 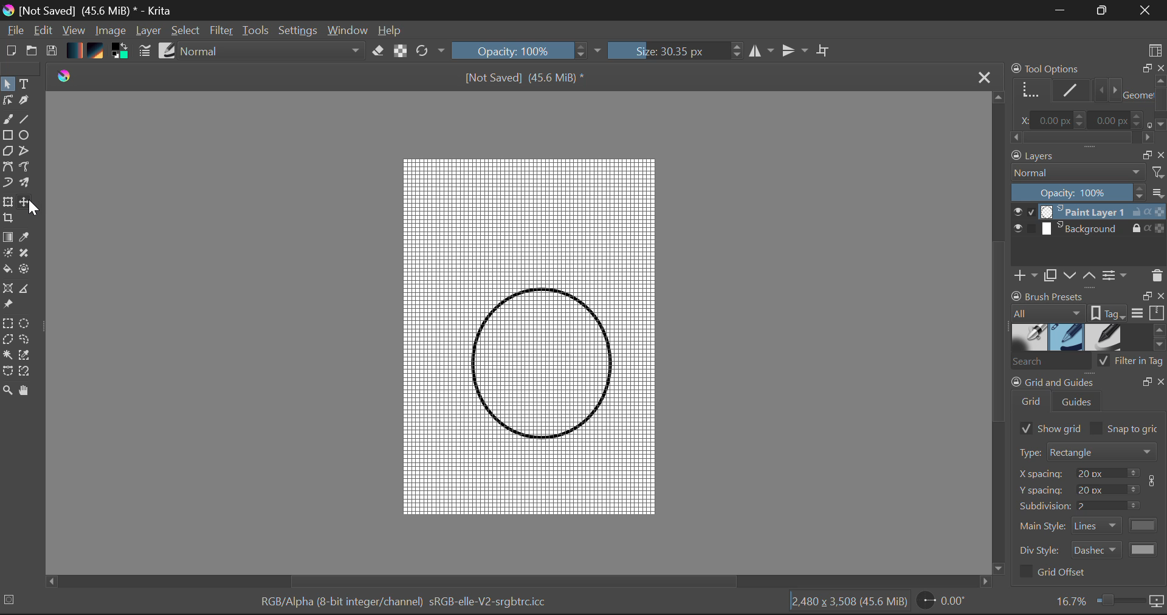 What do you see at coordinates (410, 604) in the screenshot?
I see `Color Information` at bounding box center [410, 604].